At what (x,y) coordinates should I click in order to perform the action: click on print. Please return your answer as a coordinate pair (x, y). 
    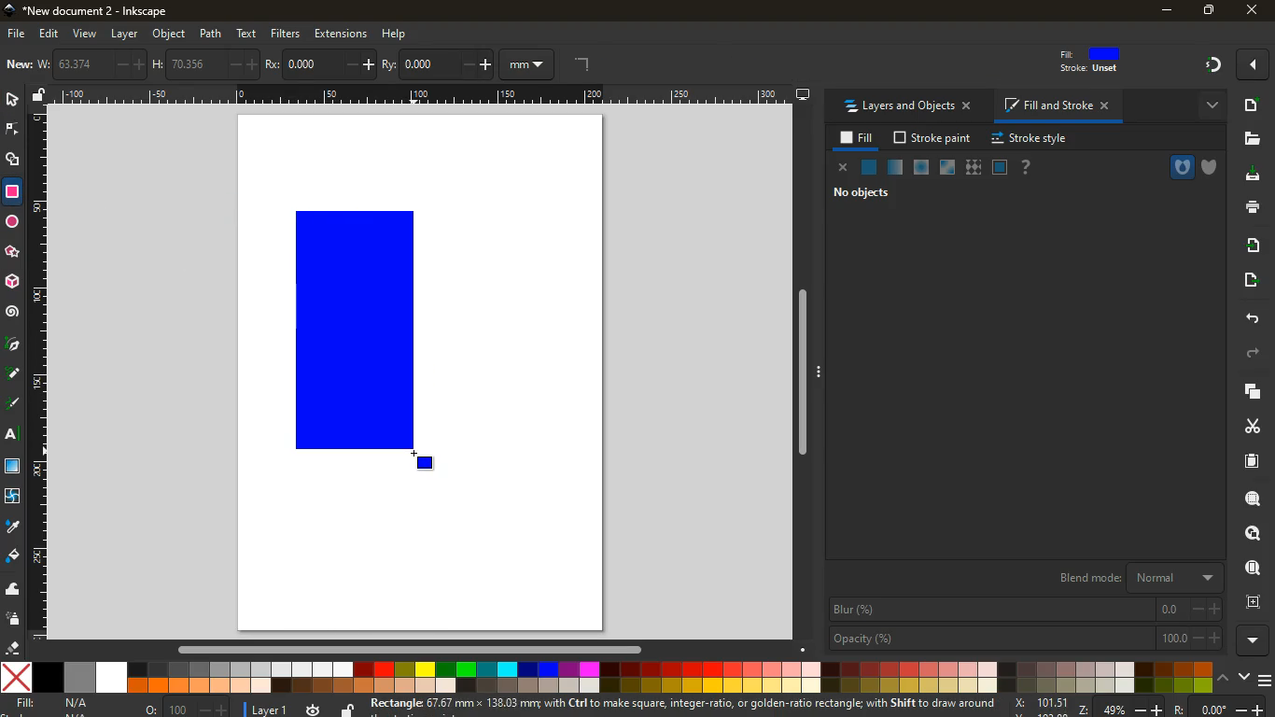
    Looking at the image, I should click on (1251, 207).